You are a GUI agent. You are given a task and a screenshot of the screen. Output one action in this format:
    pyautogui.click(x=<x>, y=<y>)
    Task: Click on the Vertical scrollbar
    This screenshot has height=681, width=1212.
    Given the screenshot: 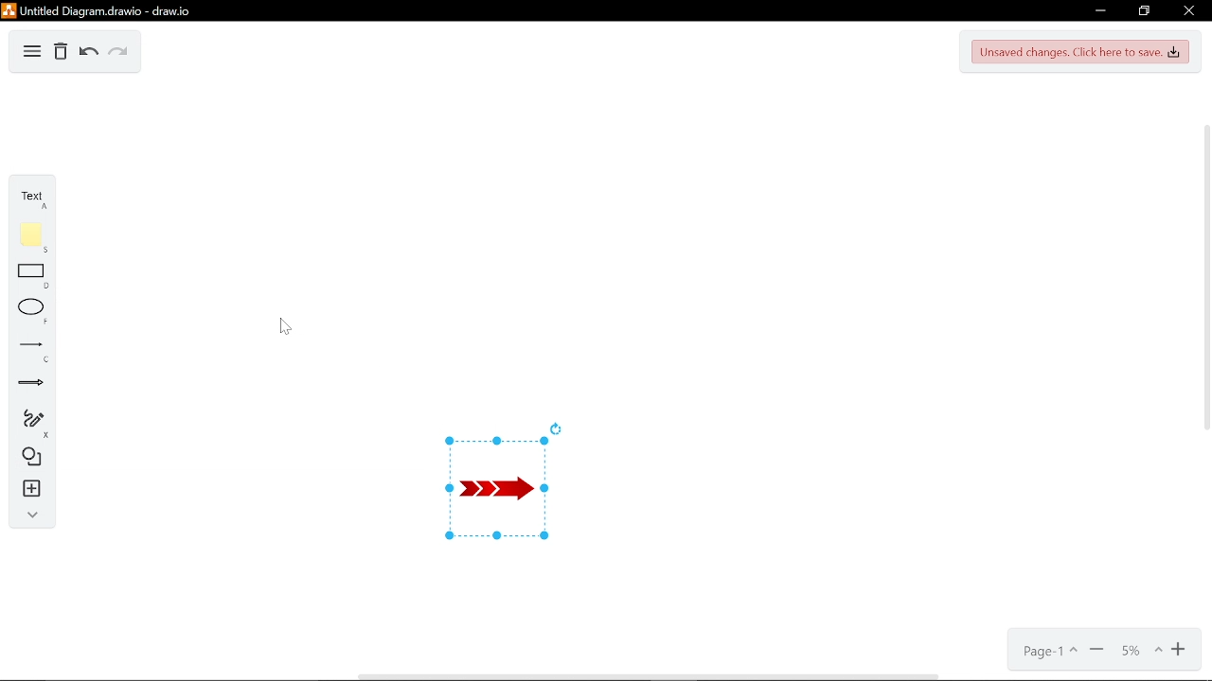 What is the action you would take?
    pyautogui.click(x=1204, y=340)
    